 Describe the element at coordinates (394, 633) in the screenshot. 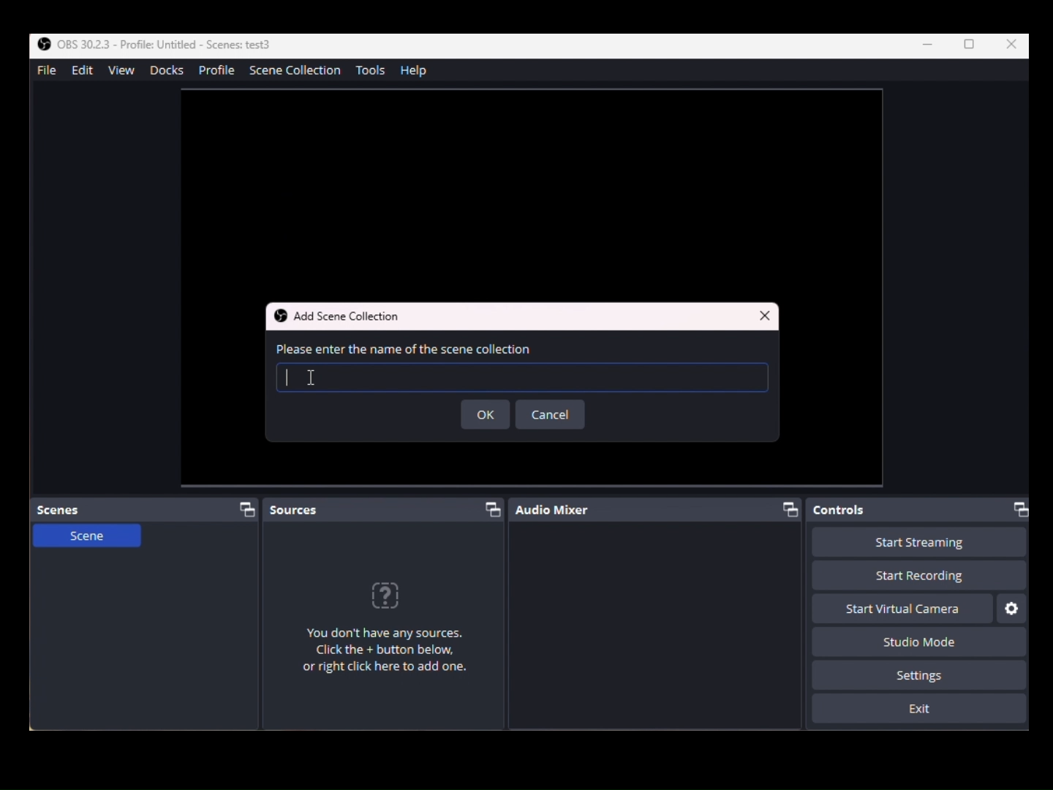

I see `Any Sources` at that location.